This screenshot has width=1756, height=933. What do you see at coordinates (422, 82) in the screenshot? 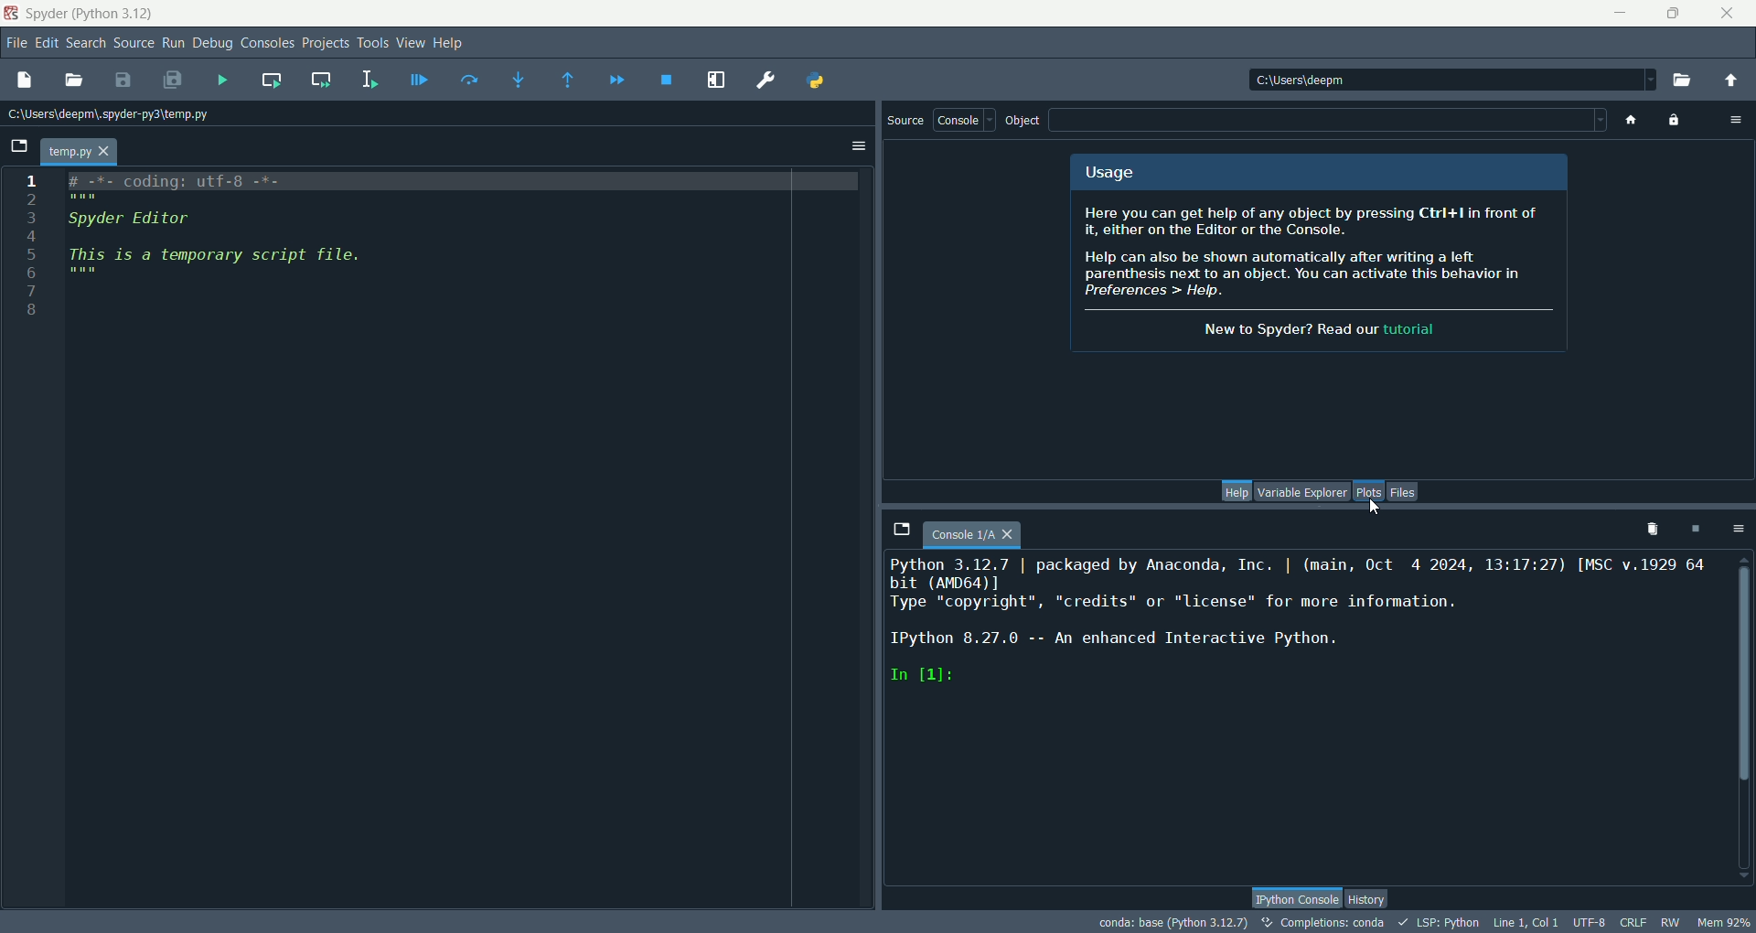
I see `debug files` at bounding box center [422, 82].